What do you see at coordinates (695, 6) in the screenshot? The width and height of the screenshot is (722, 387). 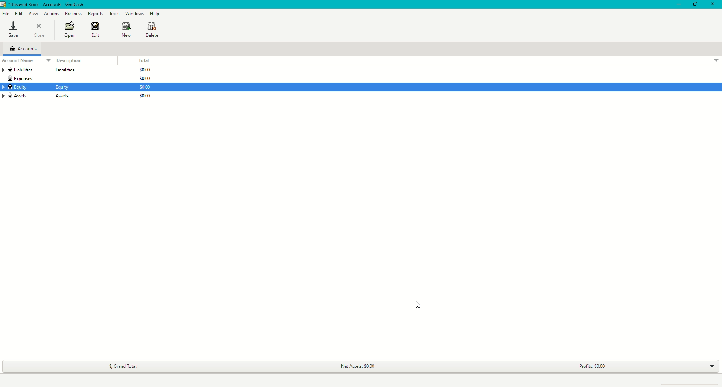 I see `Restore` at bounding box center [695, 6].